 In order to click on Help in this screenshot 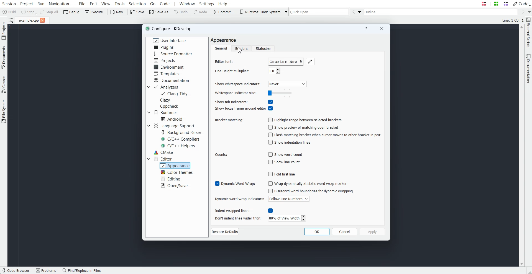, I will do `click(223, 4)`.